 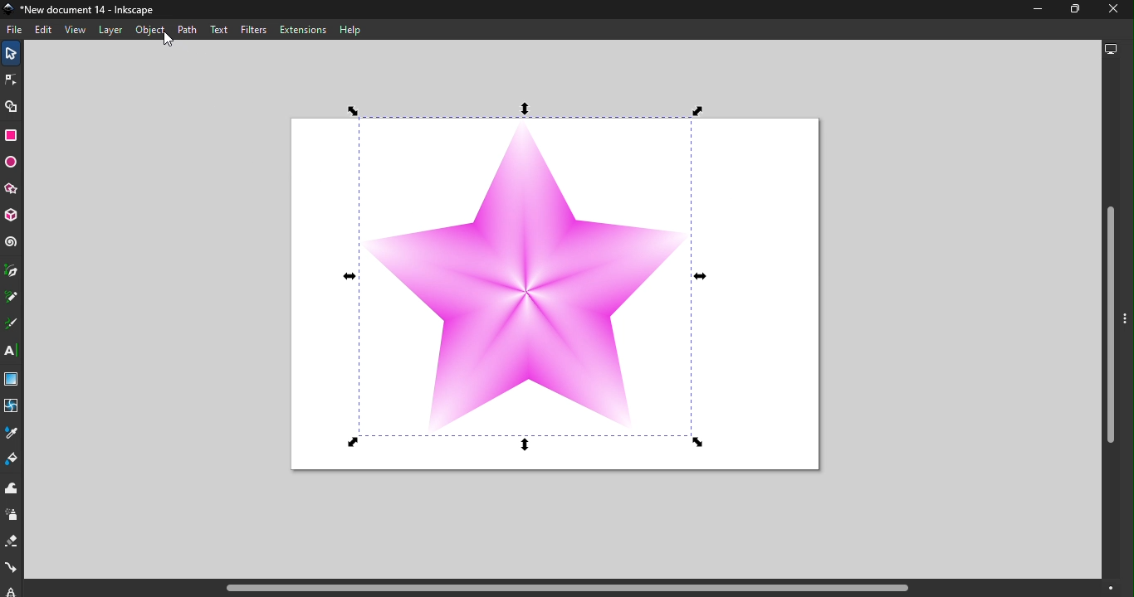 I want to click on Selector tool, so click(x=8, y=55).